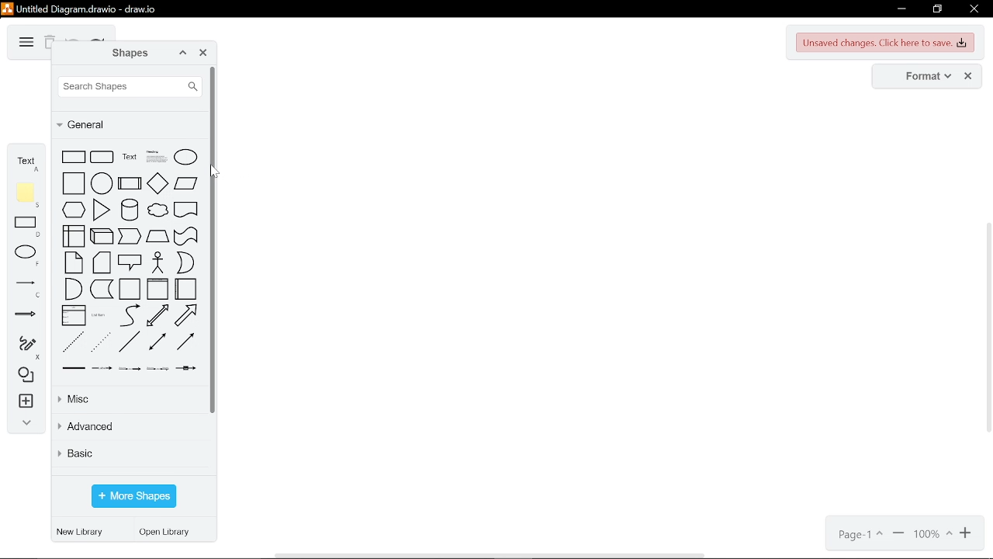  What do you see at coordinates (130, 210) in the screenshot?
I see `cylinder` at bounding box center [130, 210].